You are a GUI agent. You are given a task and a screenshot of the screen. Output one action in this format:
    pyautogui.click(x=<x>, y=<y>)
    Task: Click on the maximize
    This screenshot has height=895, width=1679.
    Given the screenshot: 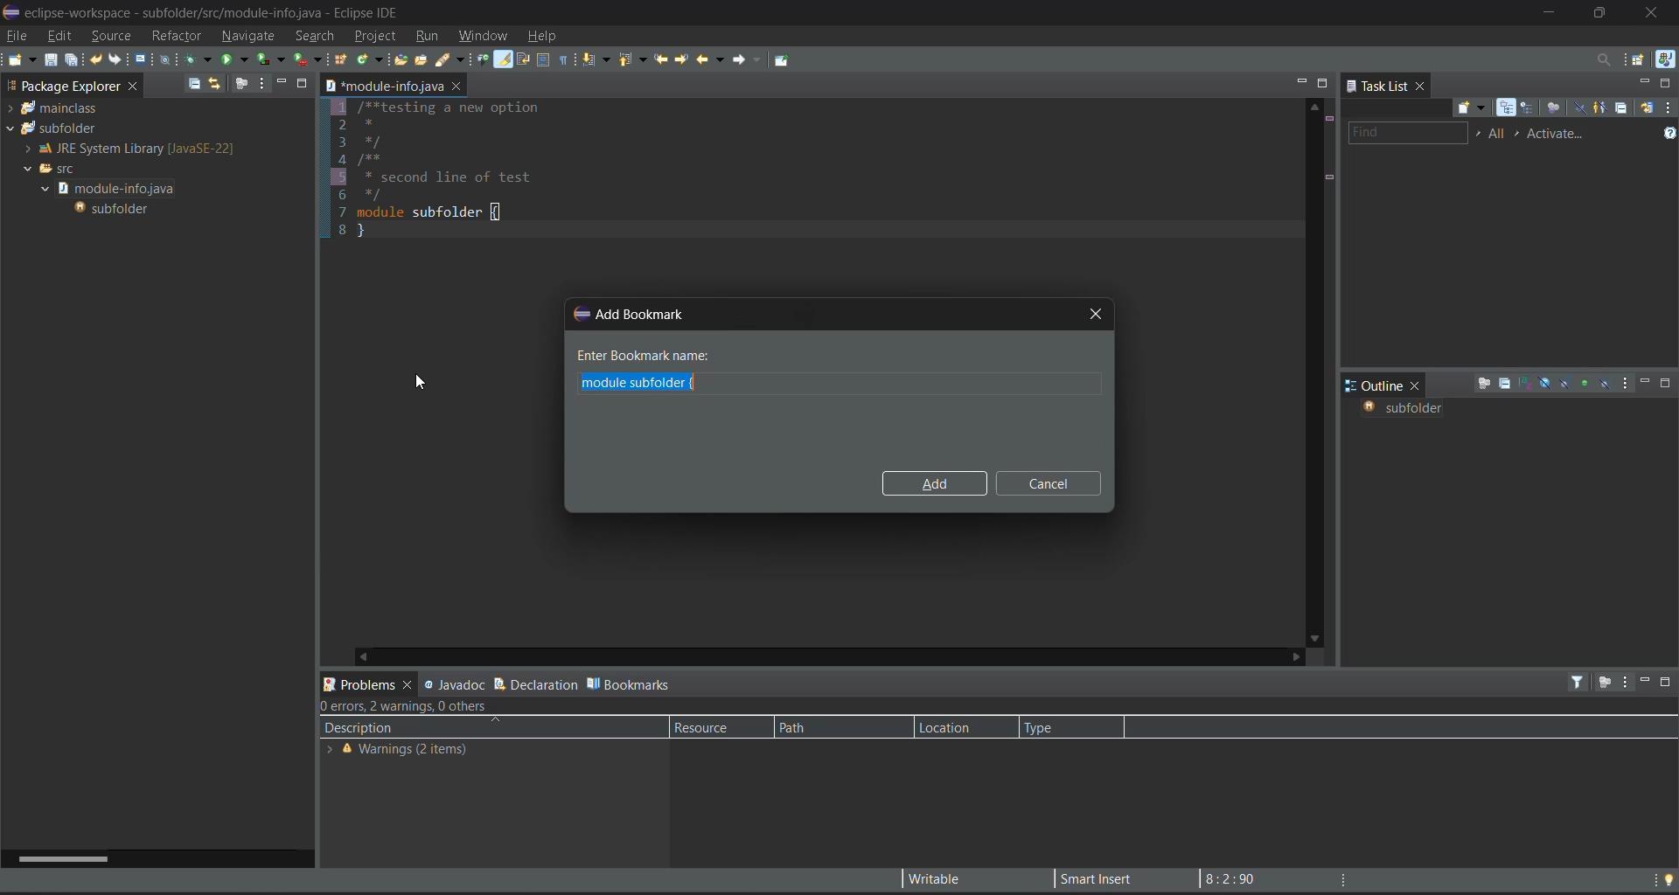 What is the action you would take?
    pyautogui.click(x=1669, y=684)
    